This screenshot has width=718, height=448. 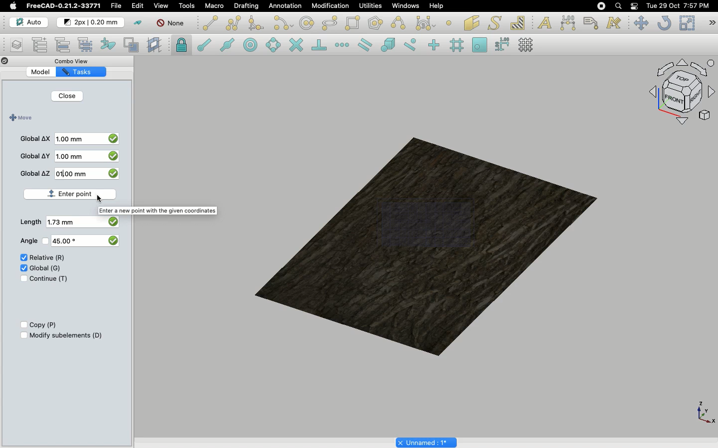 What do you see at coordinates (86, 44) in the screenshot?
I see `Select group` at bounding box center [86, 44].